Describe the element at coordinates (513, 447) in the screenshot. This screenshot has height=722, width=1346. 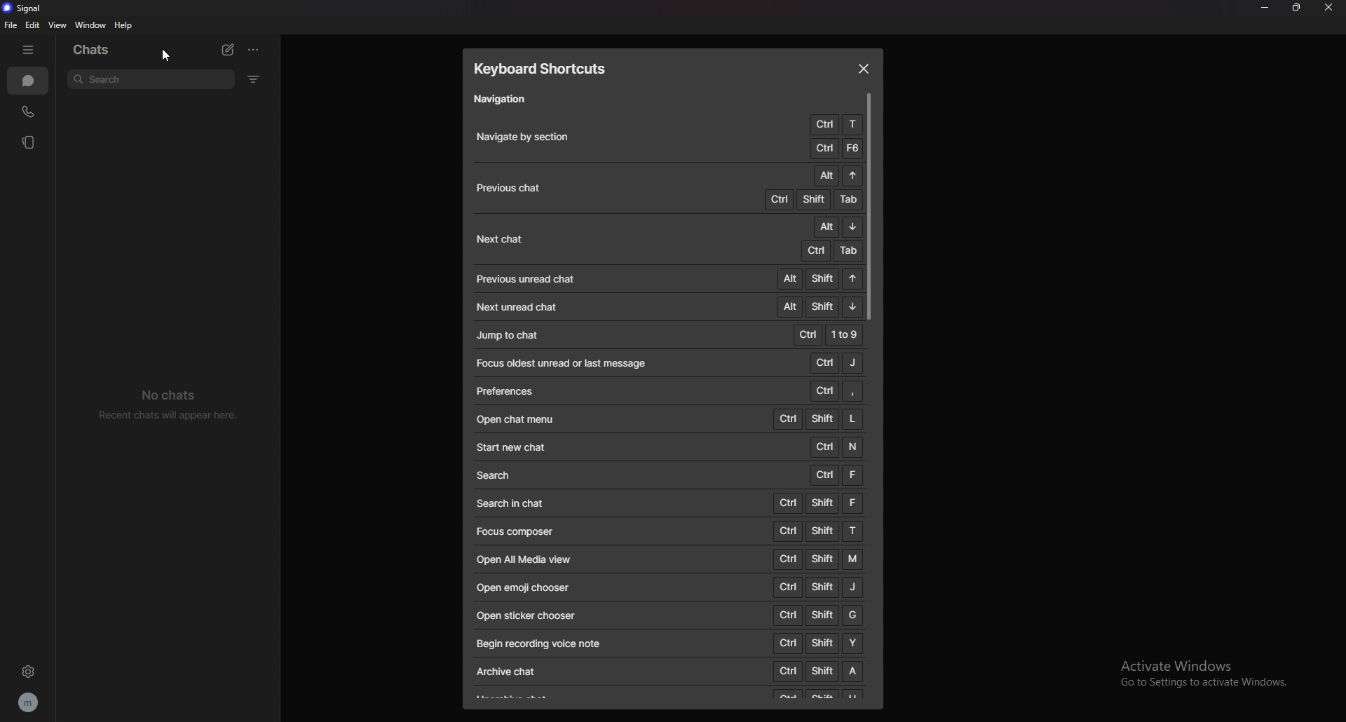
I see `start new chat` at that location.